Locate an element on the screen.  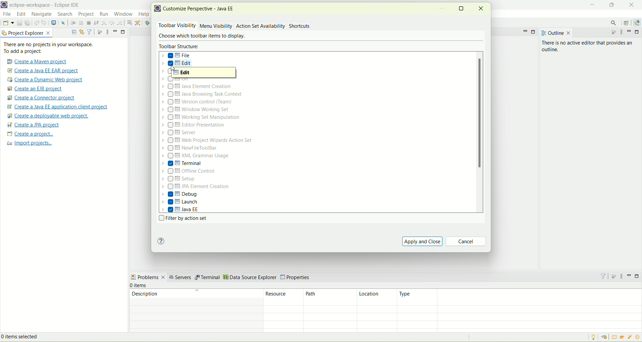
action set is located at coordinates (247, 25).